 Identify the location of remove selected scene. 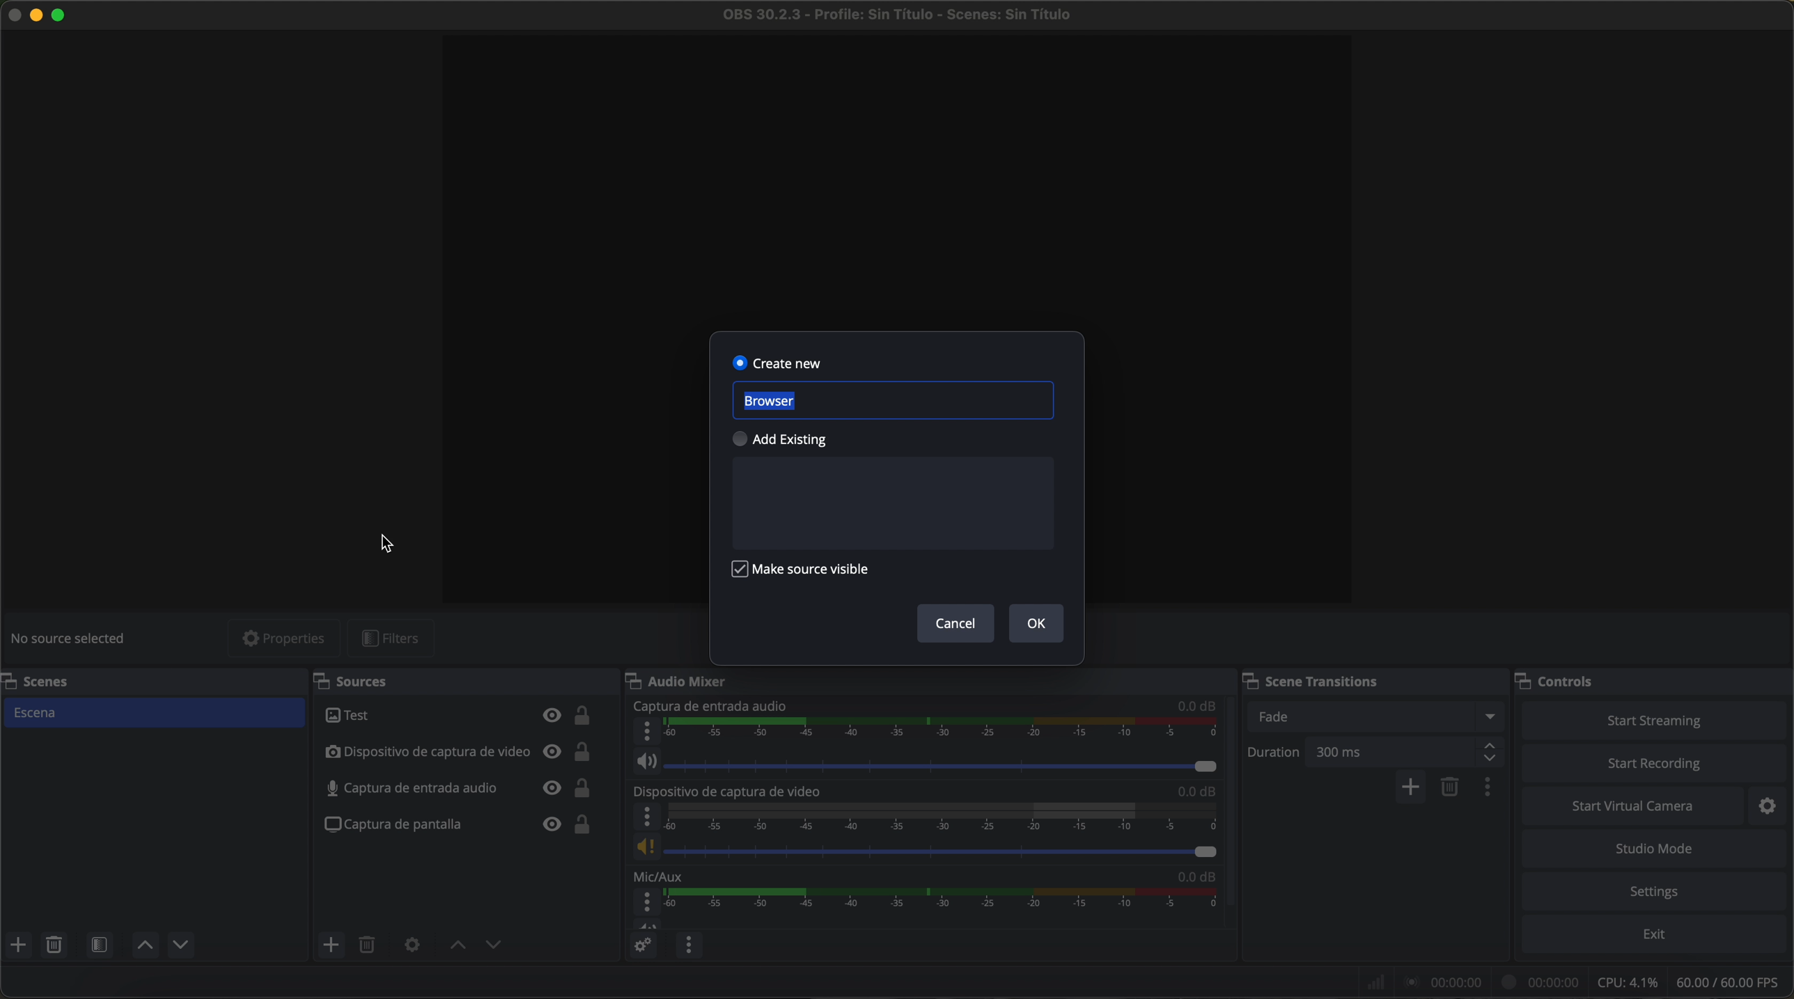
(1451, 789).